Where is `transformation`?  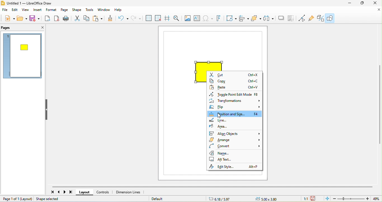 transformation is located at coordinates (230, 18).